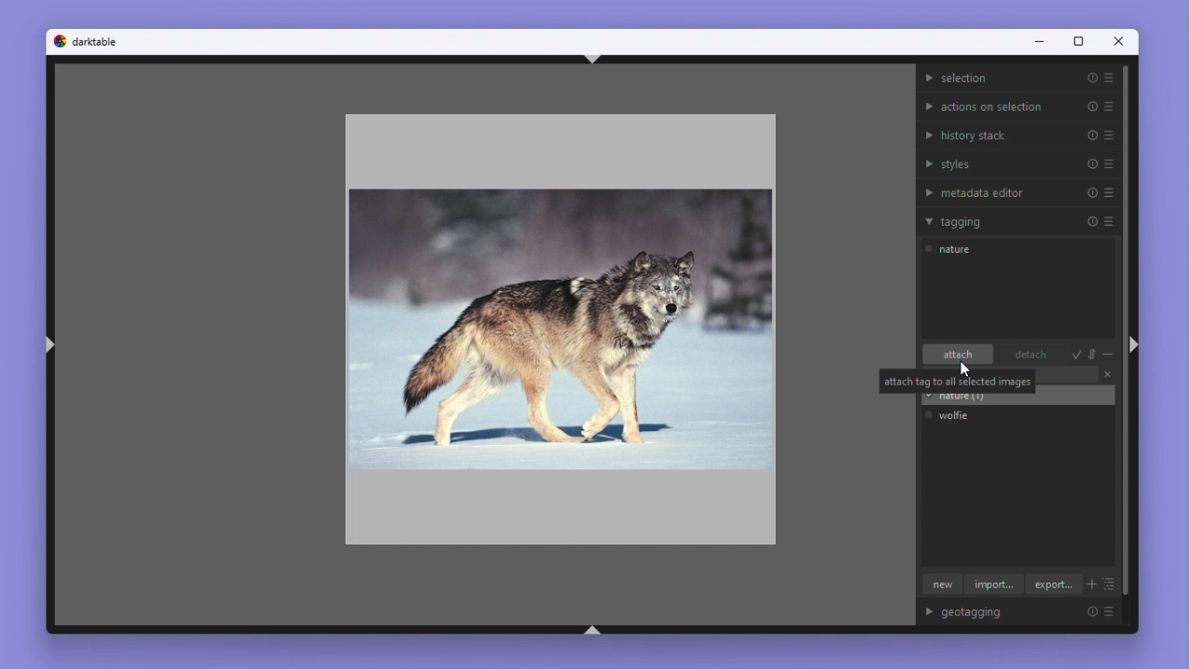 The image size is (1189, 669). I want to click on History stack, so click(1018, 134).